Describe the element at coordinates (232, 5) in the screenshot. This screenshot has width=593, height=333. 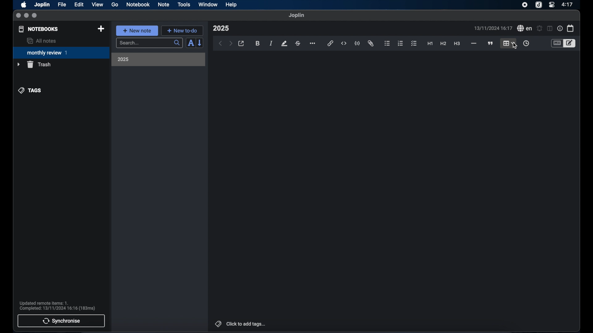
I see `help` at that location.